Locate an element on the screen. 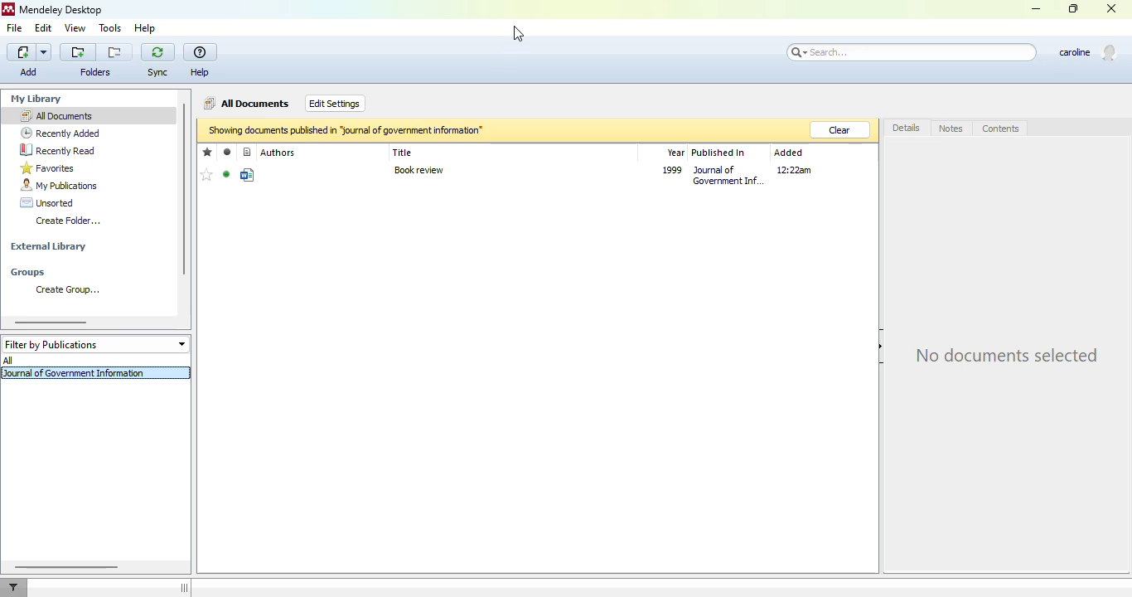 The height and width of the screenshot is (597, 1132). edit settings is located at coordinates (335, 103).